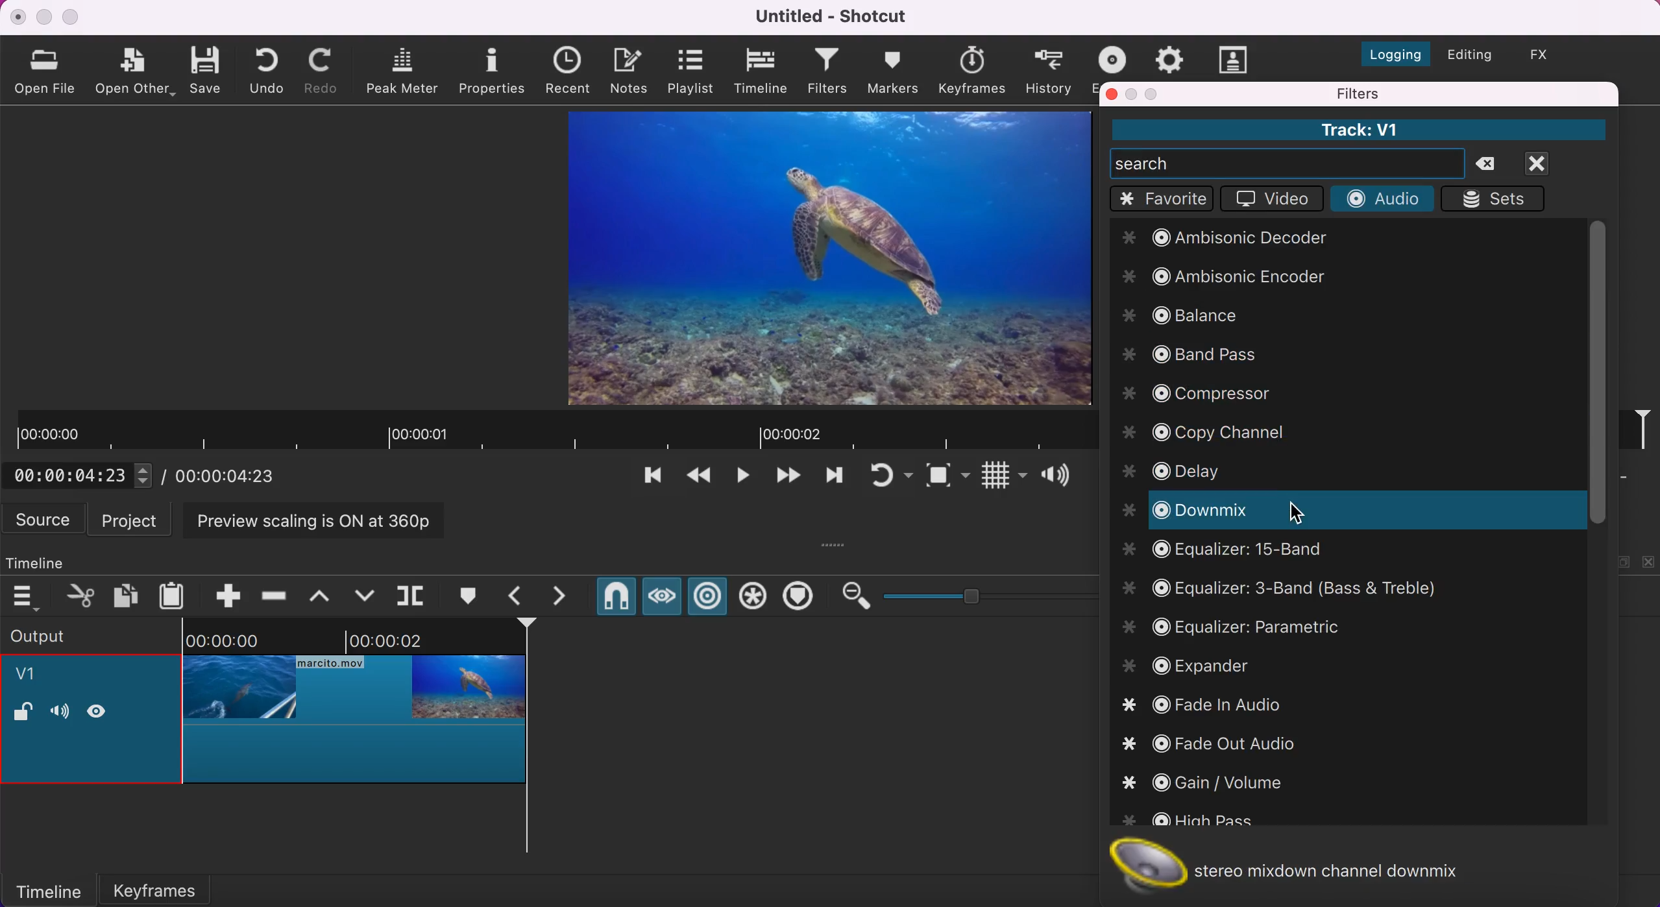 Image resolution: width=1660 pixels, height=907 pixels. I want to click on Track: V1, so click(1358, 130).